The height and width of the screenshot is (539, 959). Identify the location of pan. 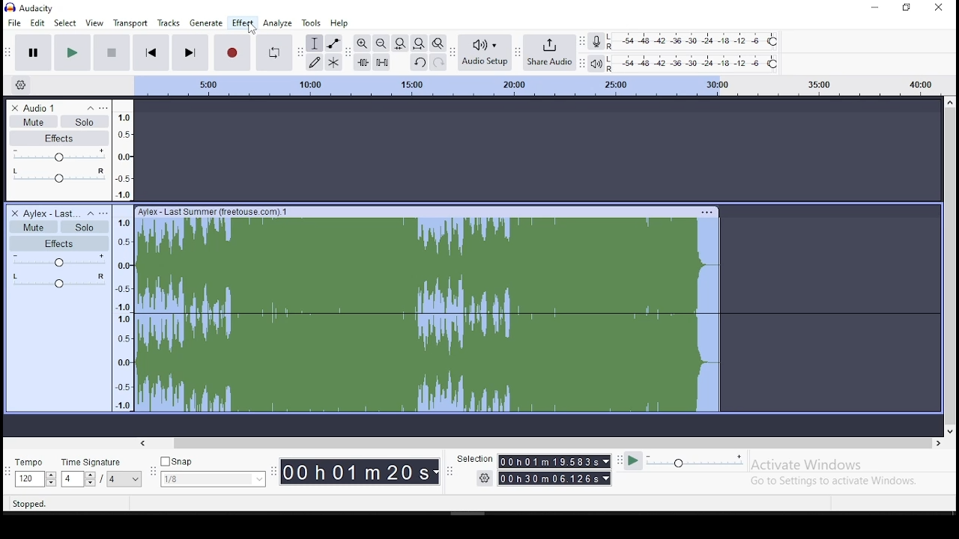
(60, 281).